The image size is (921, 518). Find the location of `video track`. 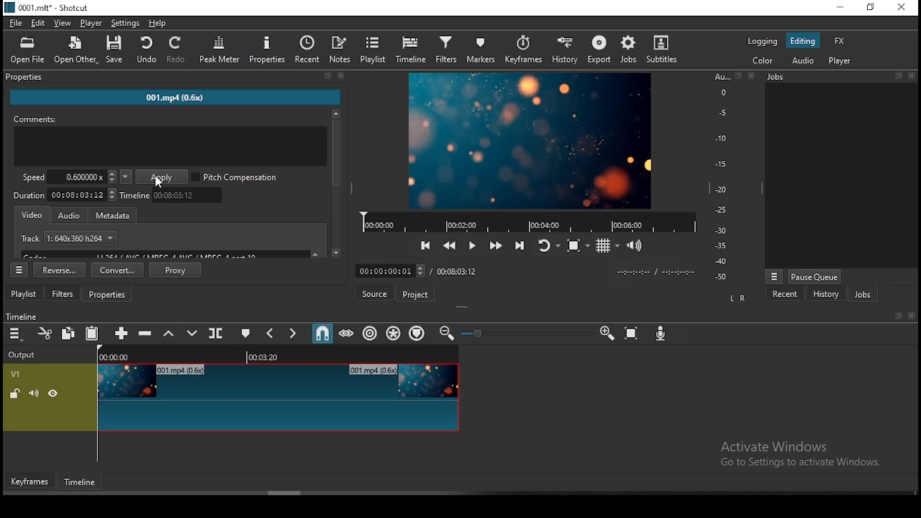

video track is located at coordinates (279, 396).